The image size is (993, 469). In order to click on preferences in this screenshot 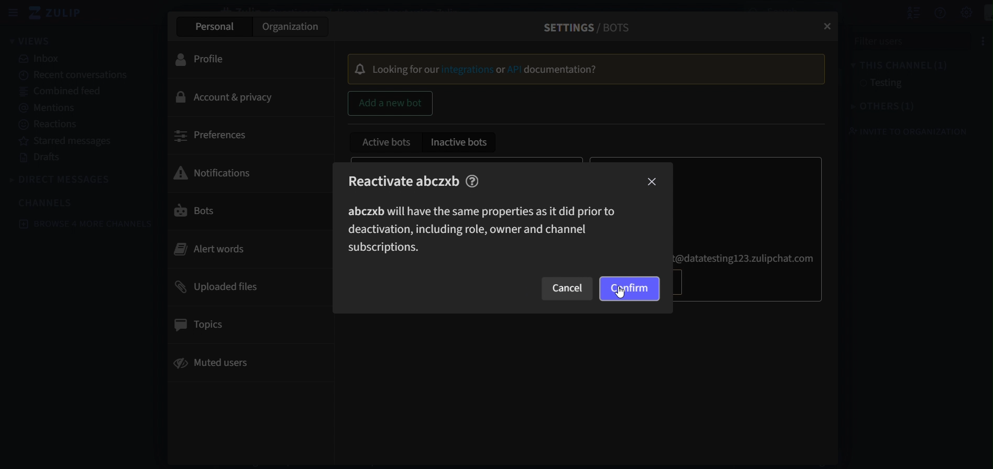, I will do `click(214, 136)`.